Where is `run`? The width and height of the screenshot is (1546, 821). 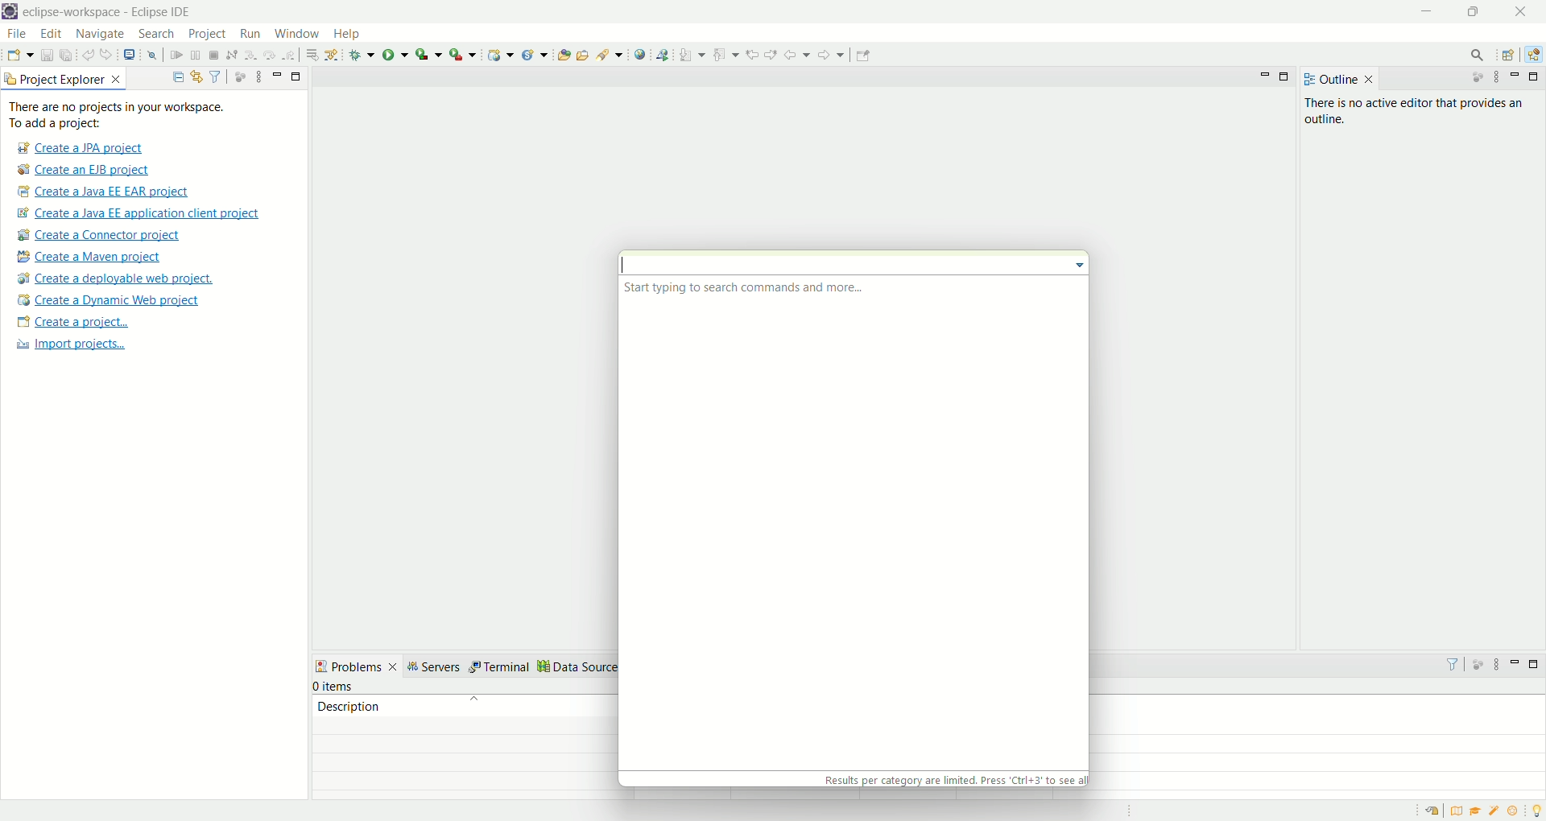 run is located at coordinates (395, 56).